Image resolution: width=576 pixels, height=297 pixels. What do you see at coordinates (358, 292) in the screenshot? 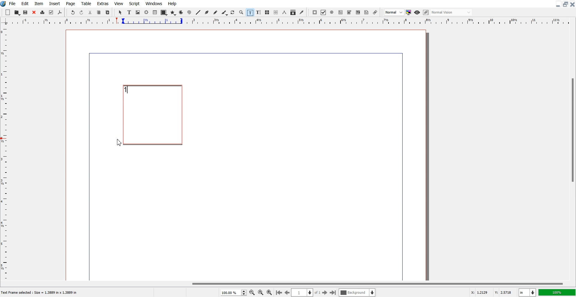
I see `Select the current layer` at bounding box center [358, 292].